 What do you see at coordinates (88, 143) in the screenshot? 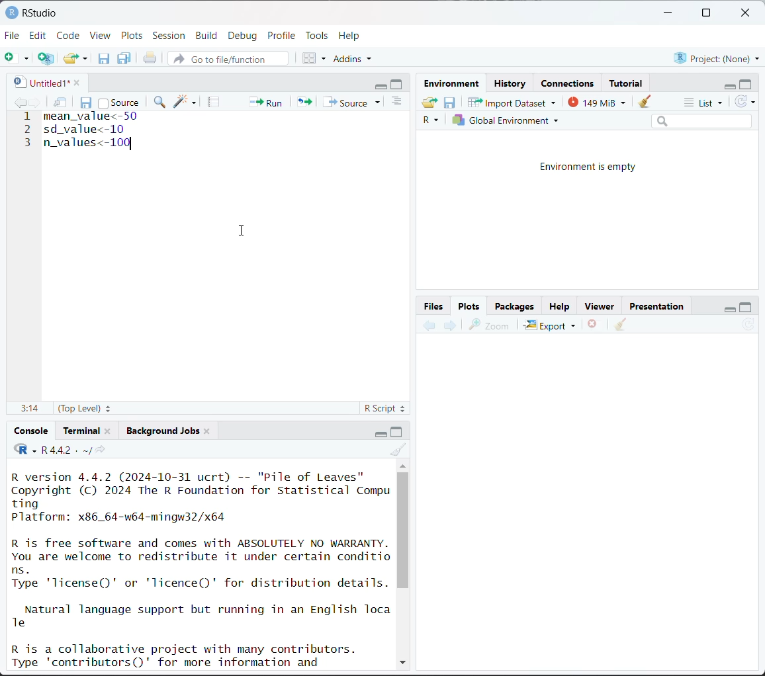
I see `n_values<-100` at bounding box center [88, 143].